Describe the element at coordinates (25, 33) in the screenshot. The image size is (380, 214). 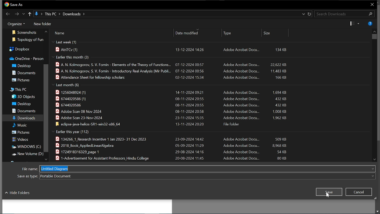
I see `screenshots` at that location.